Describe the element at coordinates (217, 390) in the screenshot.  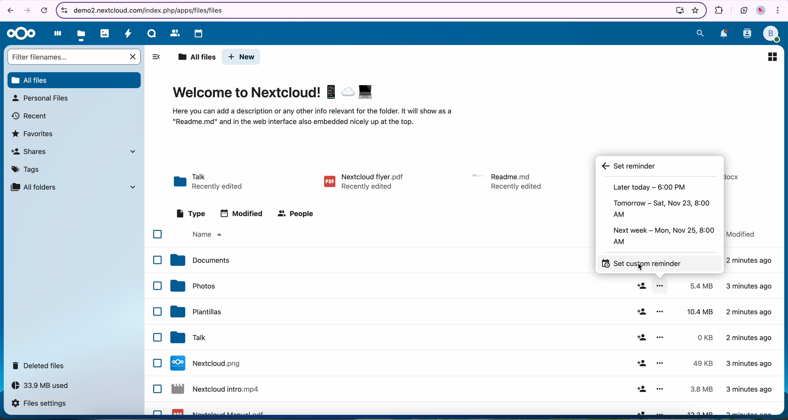
I see `Nextcloud file` at that location.